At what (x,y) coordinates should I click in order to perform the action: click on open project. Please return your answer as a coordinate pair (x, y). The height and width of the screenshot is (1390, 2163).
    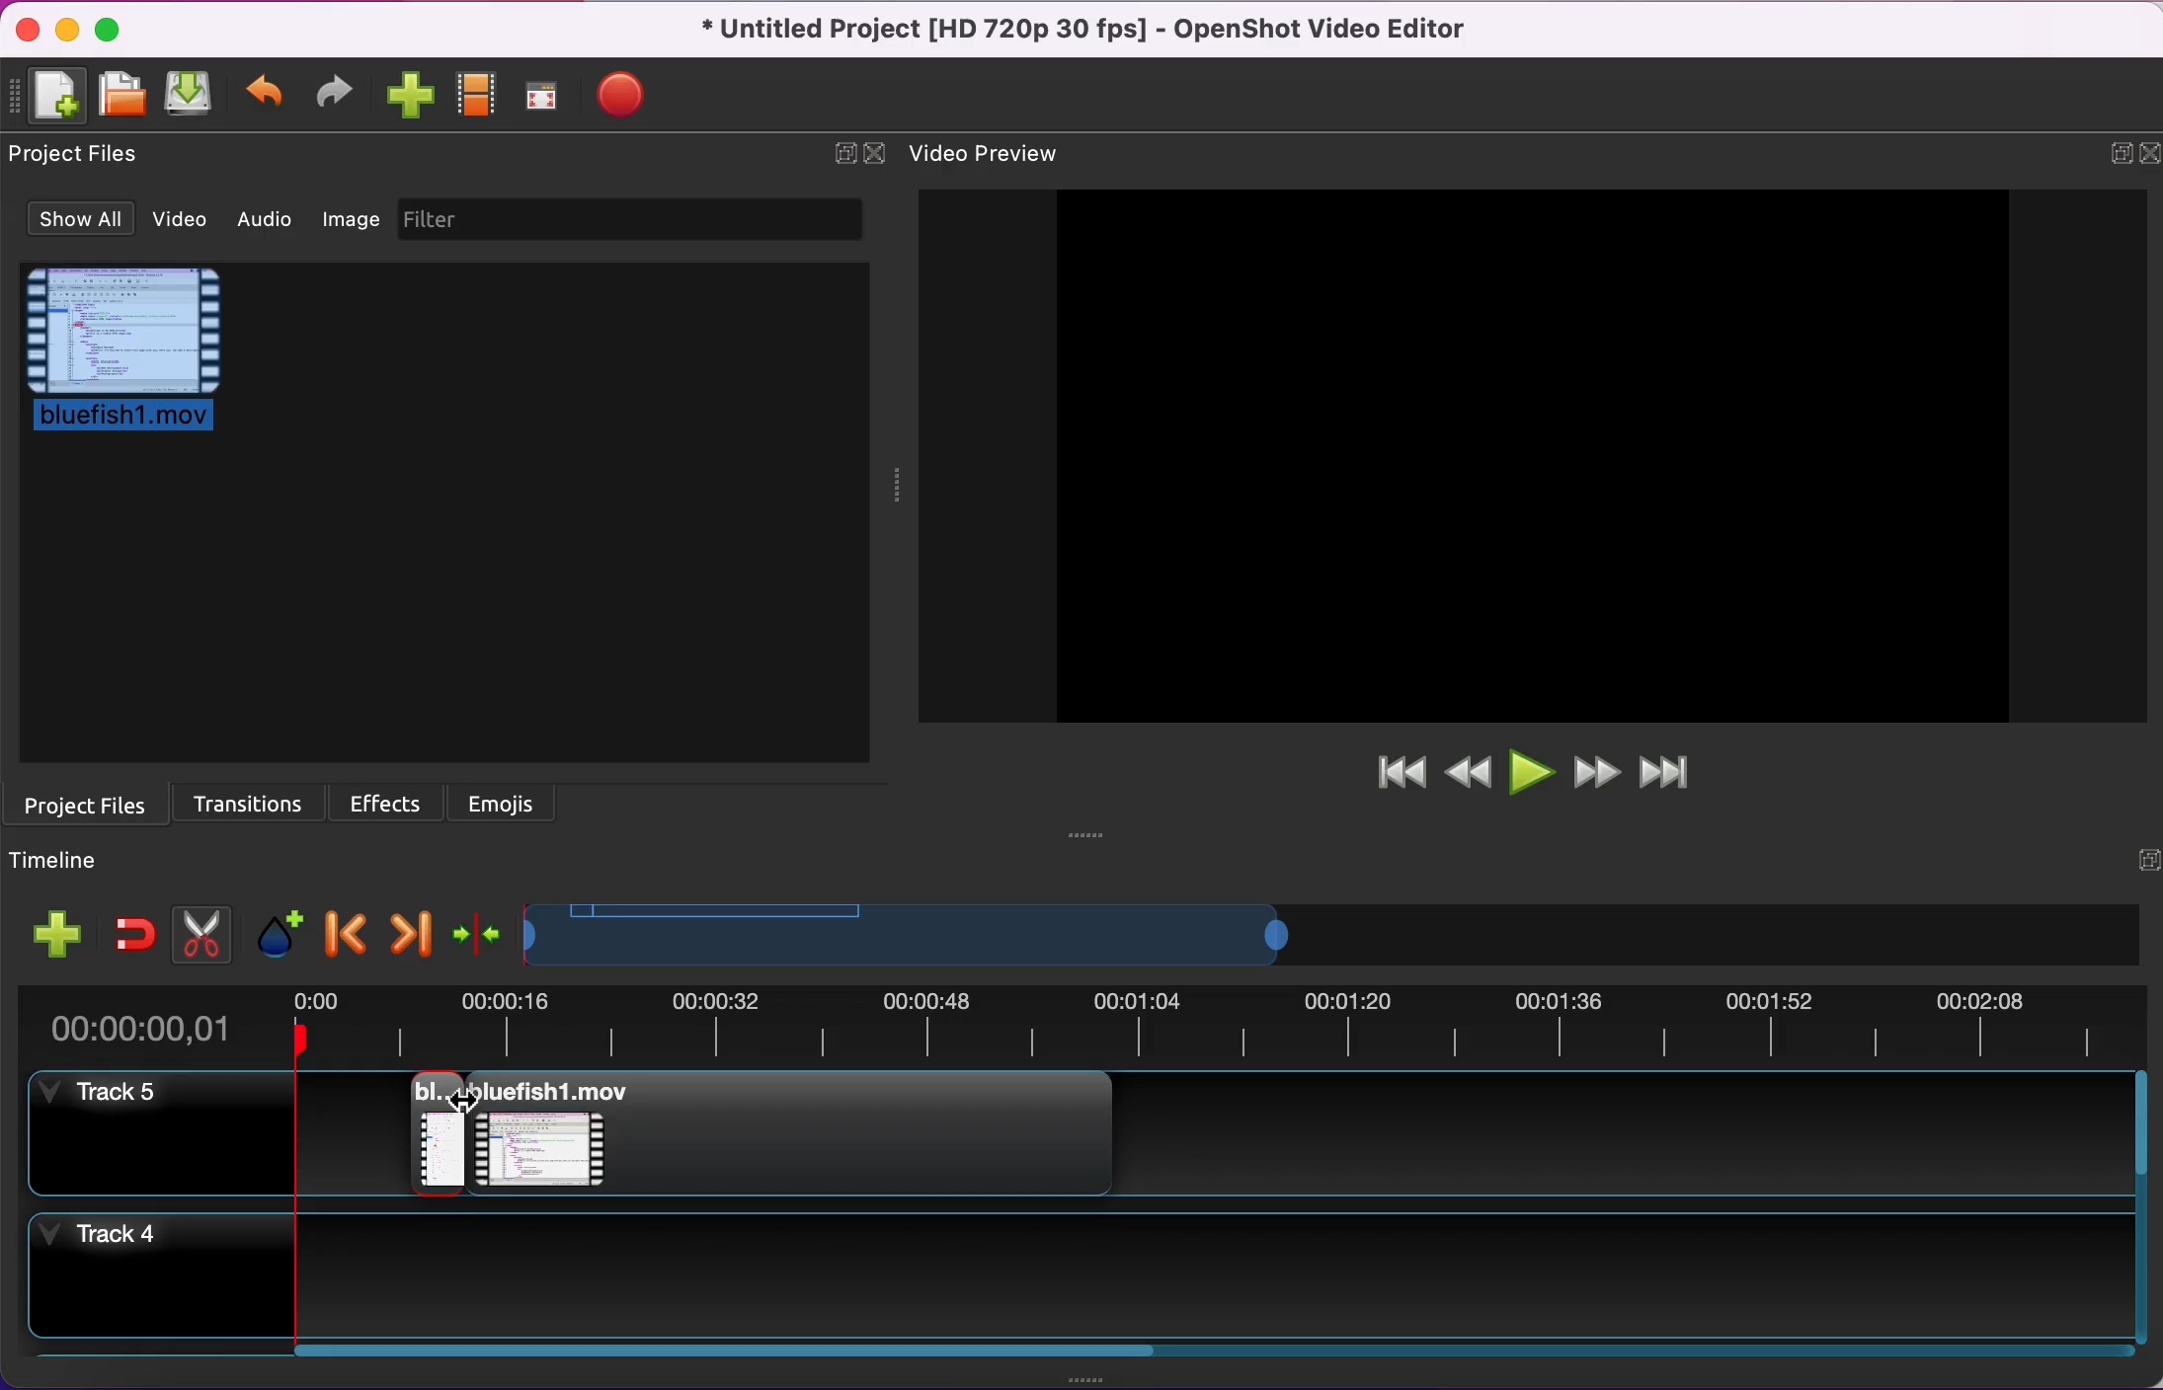
    Looking at the image, I should click on (124, 96).